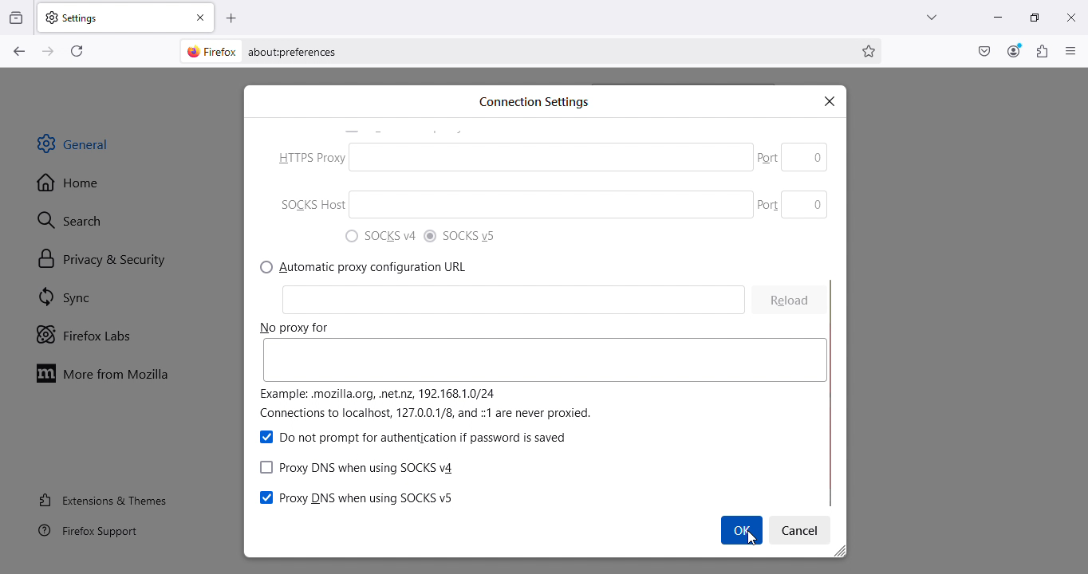 Image resolution: width=1088 pixels, height=574 pixels. I want to click on View recent browsing across windows and devices, so click(18, 16).